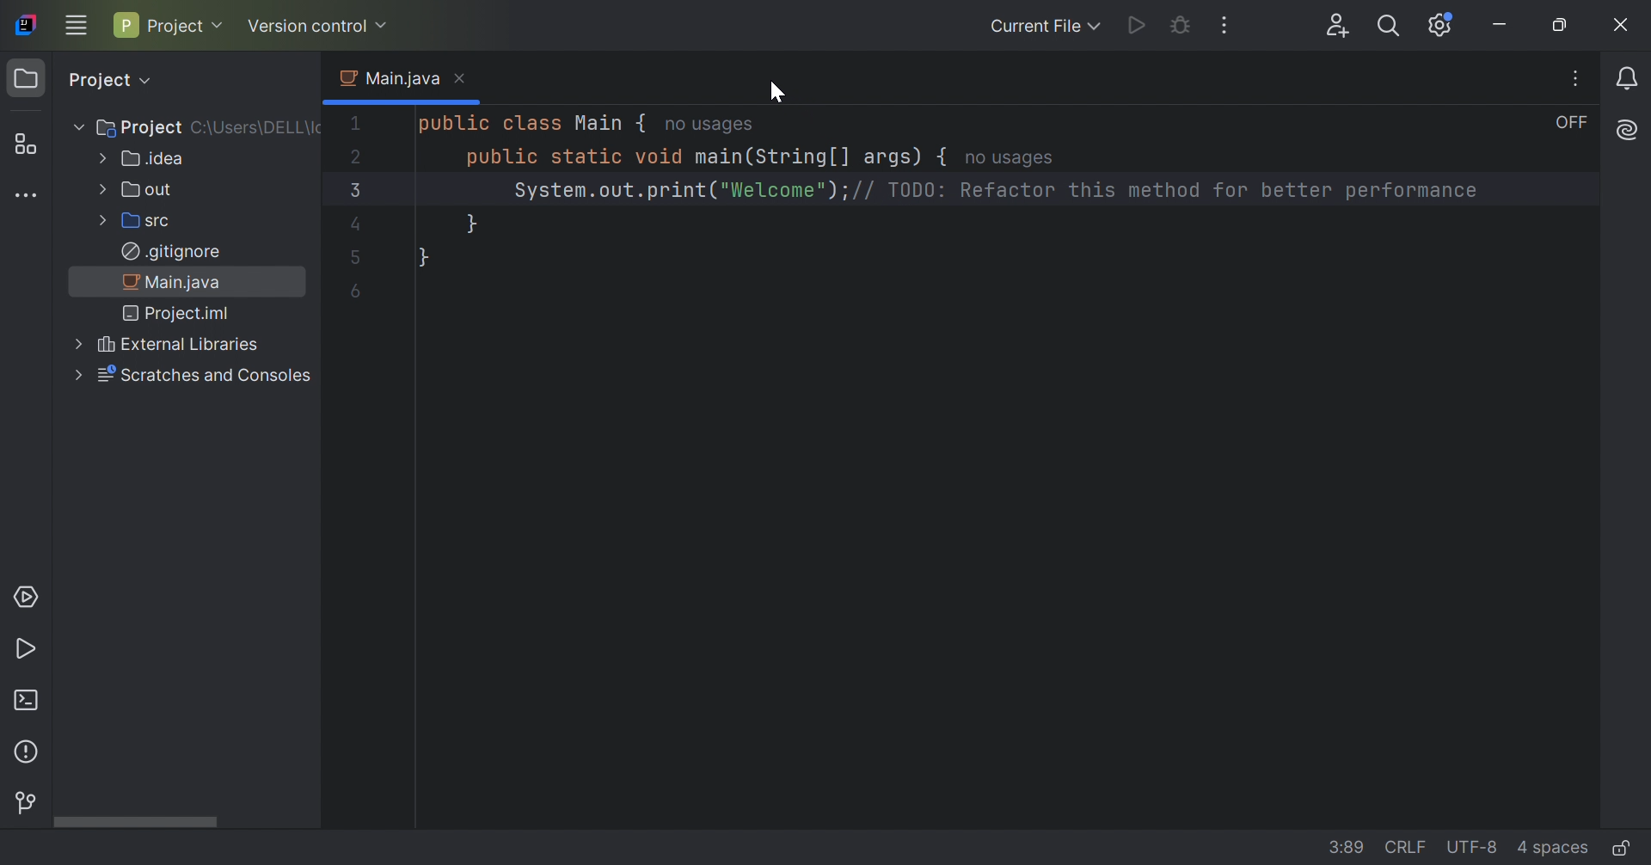 This screenshot has height=865, width=1651. I want to click on UTF-8, so click(1476, 846).